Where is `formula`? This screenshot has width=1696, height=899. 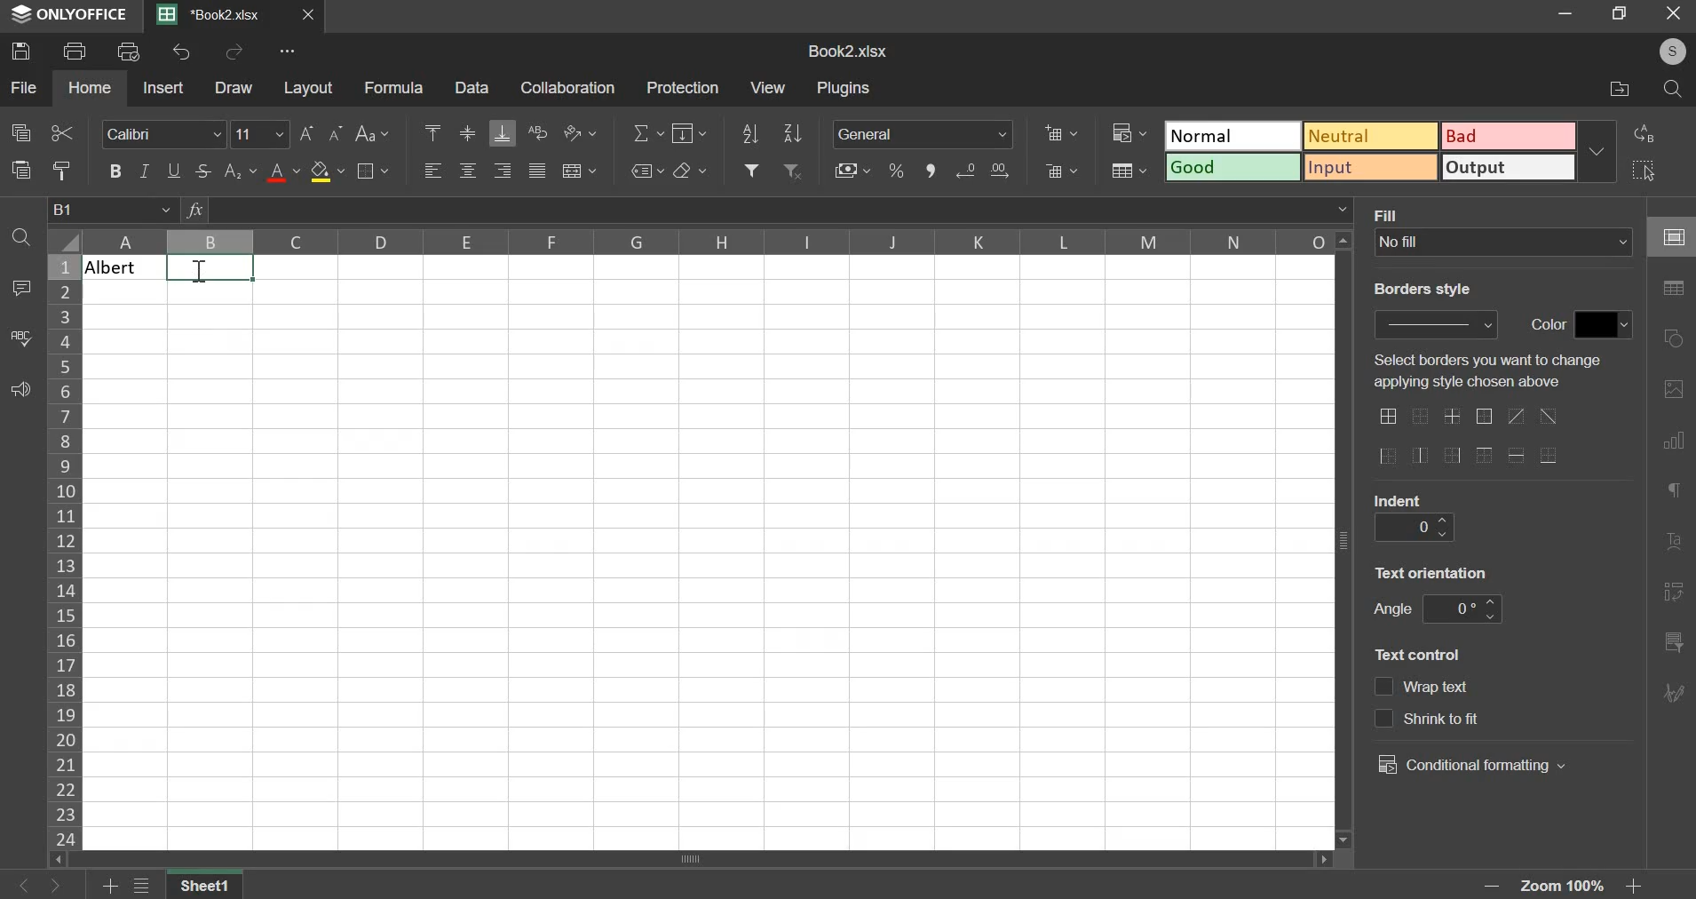
formula is located at coordinates (395, 87).